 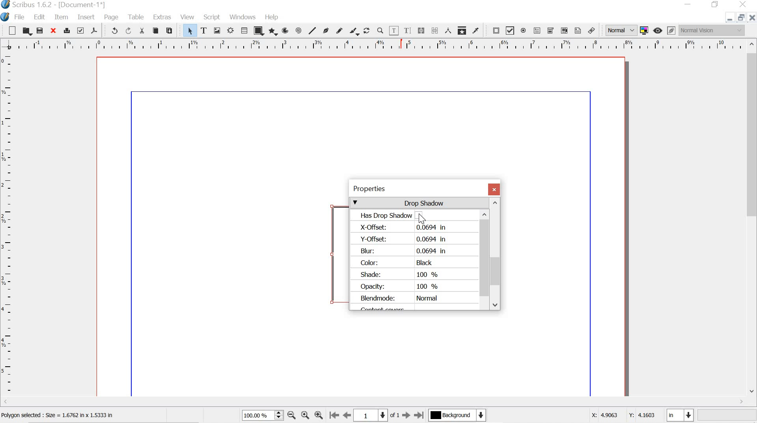 I want to click on ruler, so click(x=374, y=45).